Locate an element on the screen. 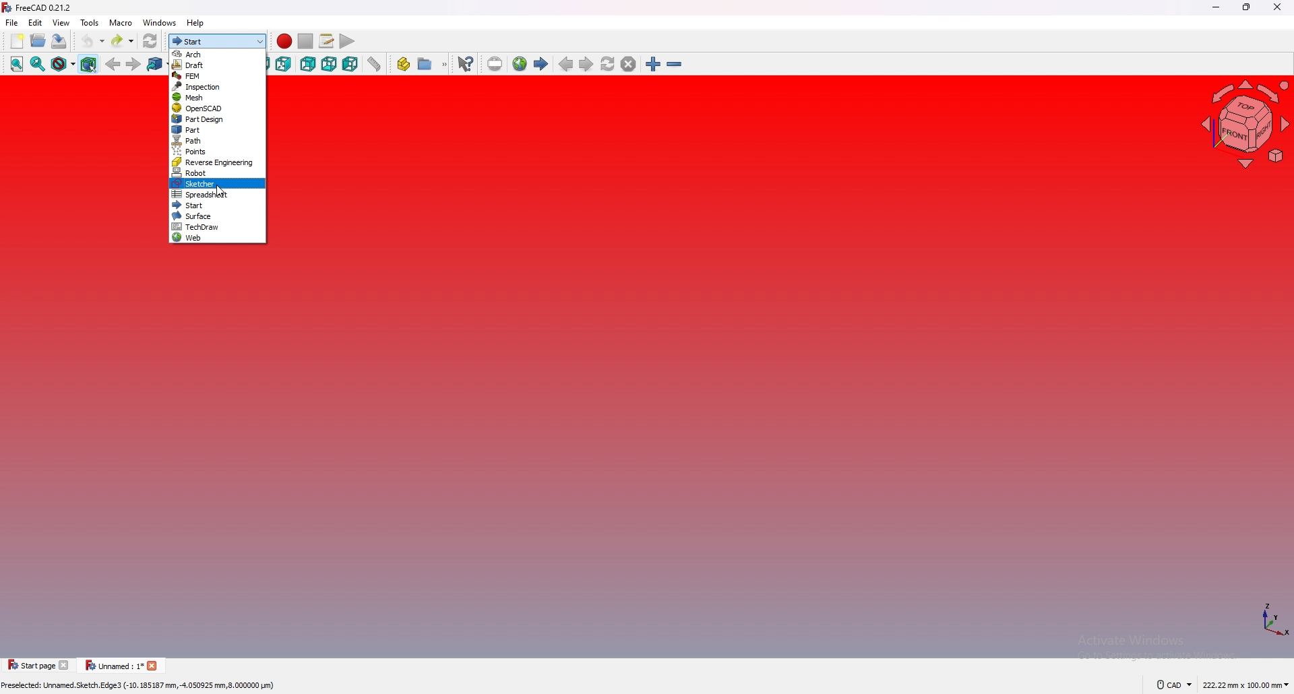 This screenshot has width=1294, height=694. part design is located at coordinates (218, 118).